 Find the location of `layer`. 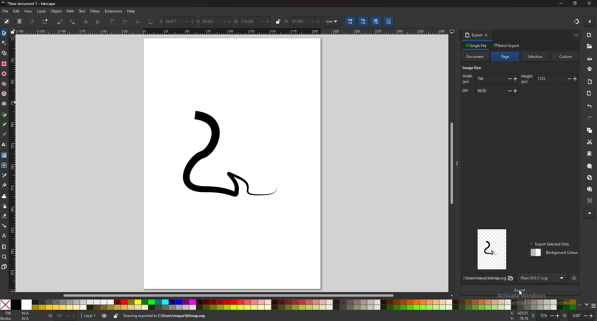

layer is located at coordinates (90, 315).